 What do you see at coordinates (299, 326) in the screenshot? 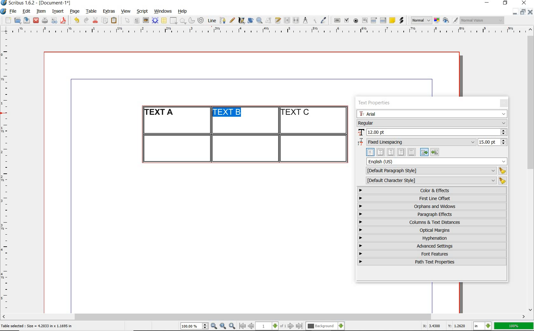
I see `go to last page` at bounding box center [299, 326].